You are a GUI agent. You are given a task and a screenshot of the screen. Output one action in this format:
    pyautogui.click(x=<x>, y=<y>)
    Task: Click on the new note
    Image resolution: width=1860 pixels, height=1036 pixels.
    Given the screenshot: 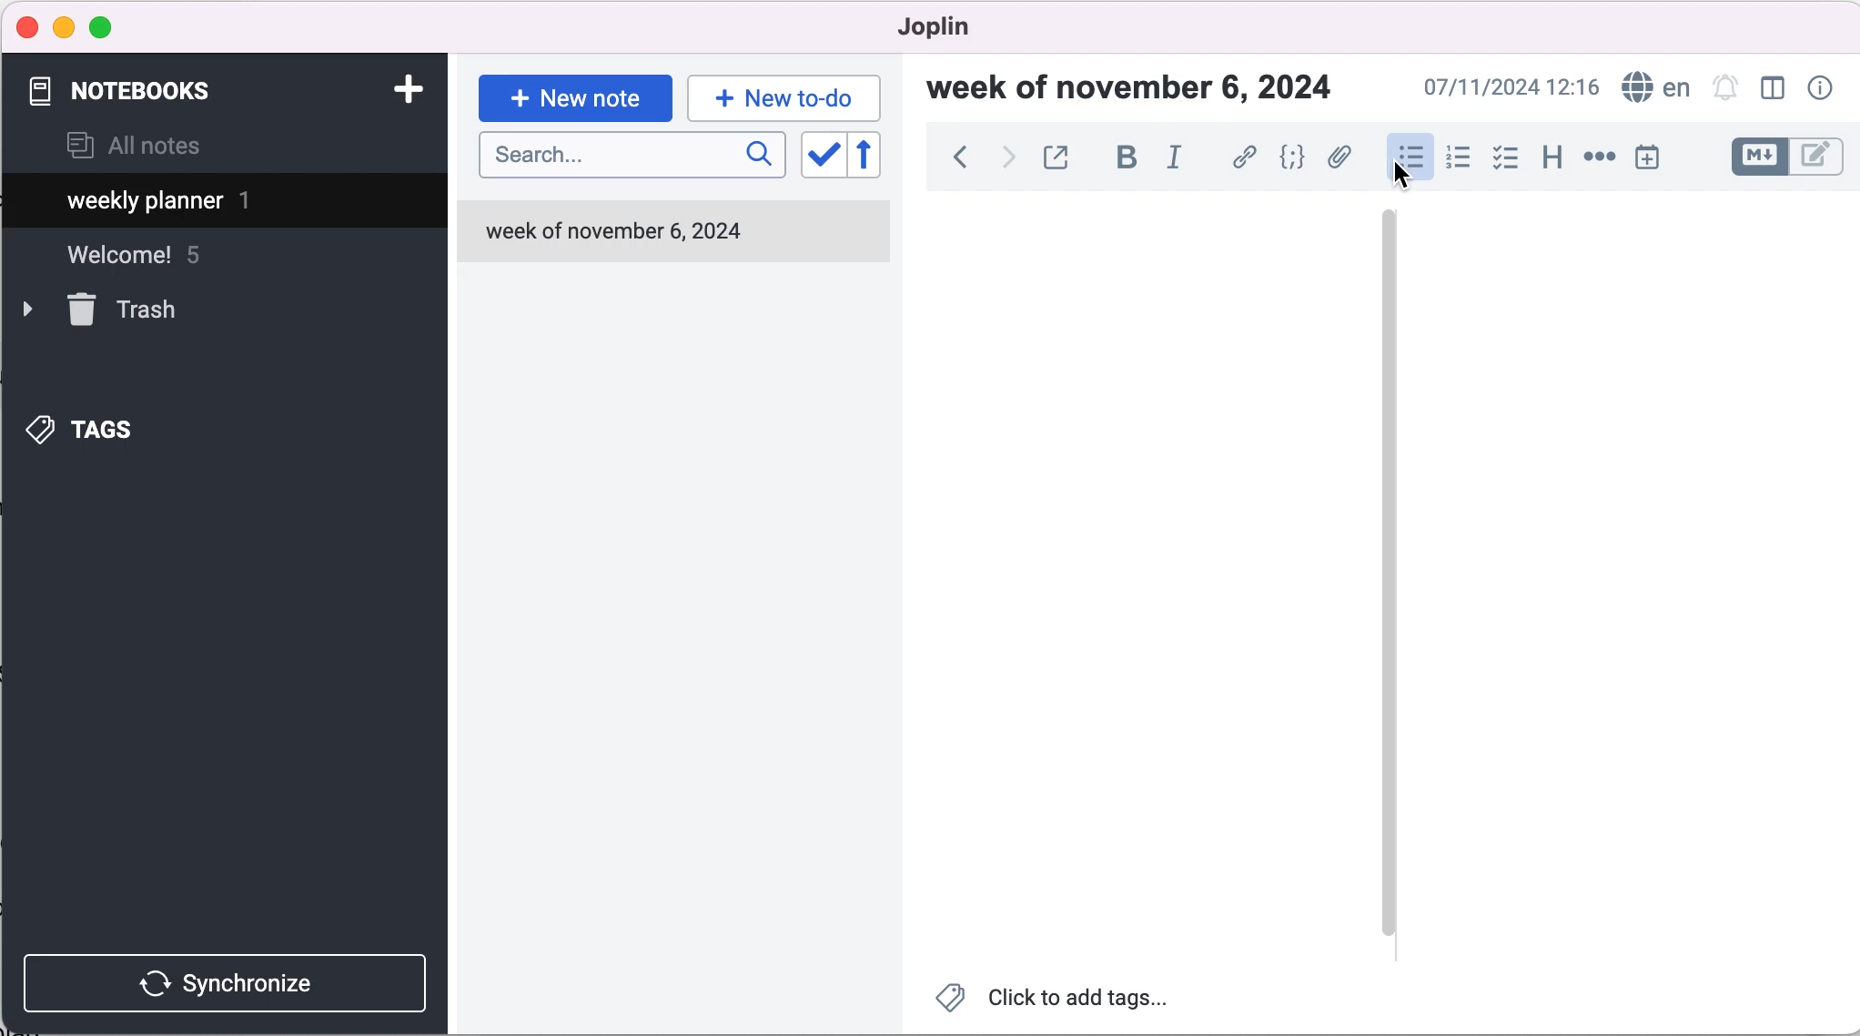 What is the action you would take?
    pyautogui.click(x=575, y=96)
    